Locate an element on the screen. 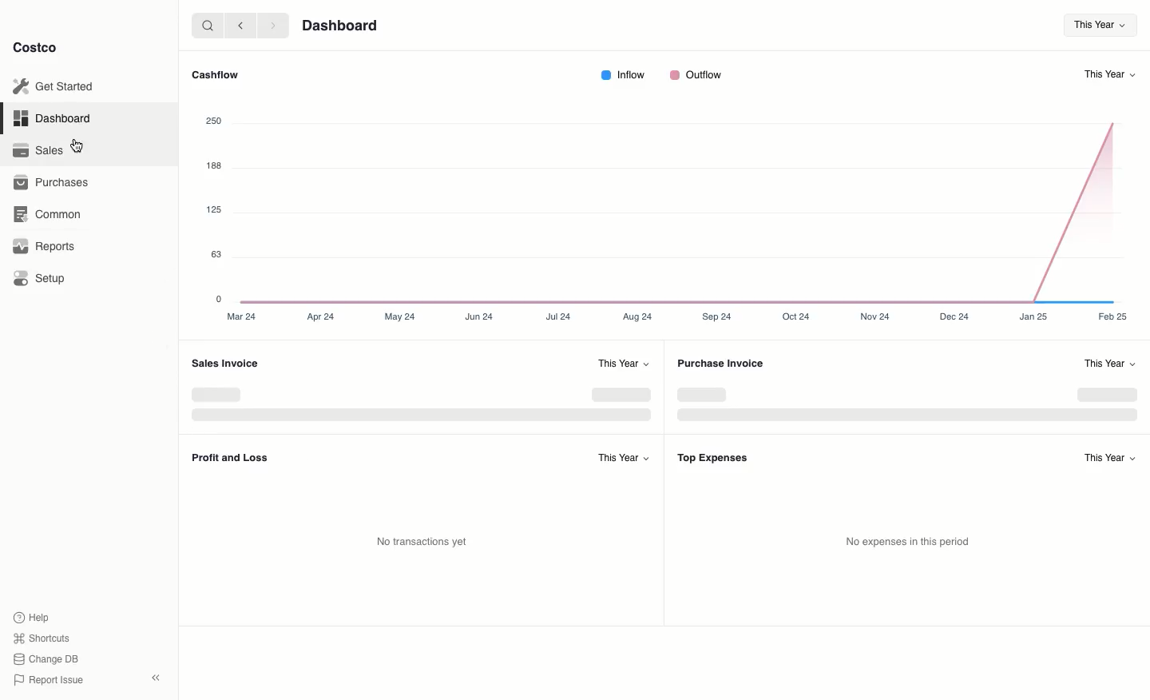 Image resolution: width=1150 pixels, height=700 pixels. Jul 24 is located at coordinates (560, 317).